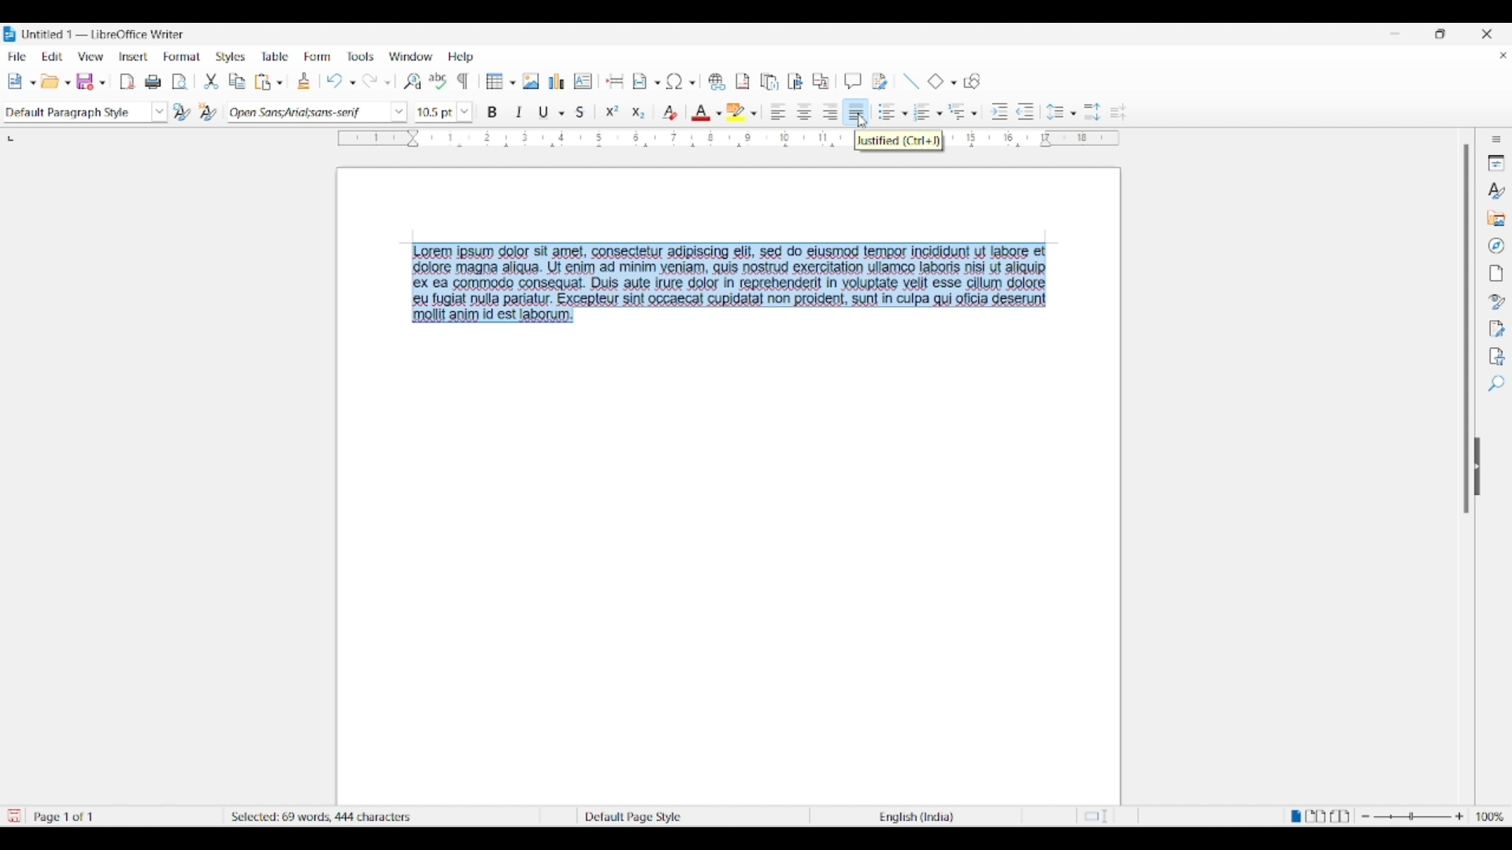  I want to click on Selected line spacing, so click(1054, 112).